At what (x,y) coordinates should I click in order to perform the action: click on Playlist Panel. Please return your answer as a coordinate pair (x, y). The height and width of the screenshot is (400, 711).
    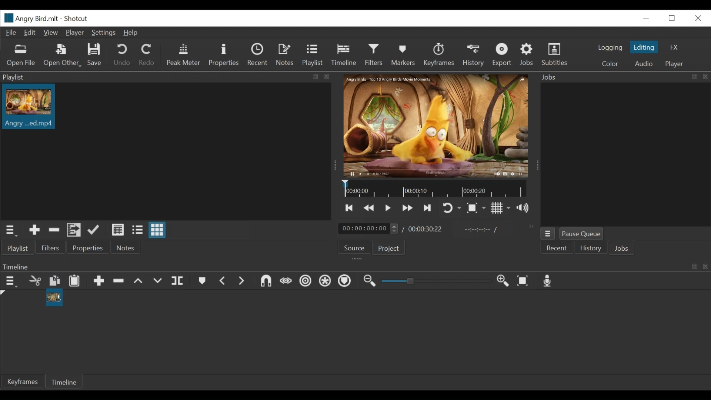
    Looking at the image, I should click on (167, 77).